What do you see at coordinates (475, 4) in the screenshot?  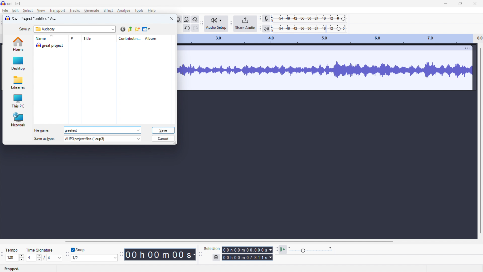 I see `close` at bounding box center [475, 4].